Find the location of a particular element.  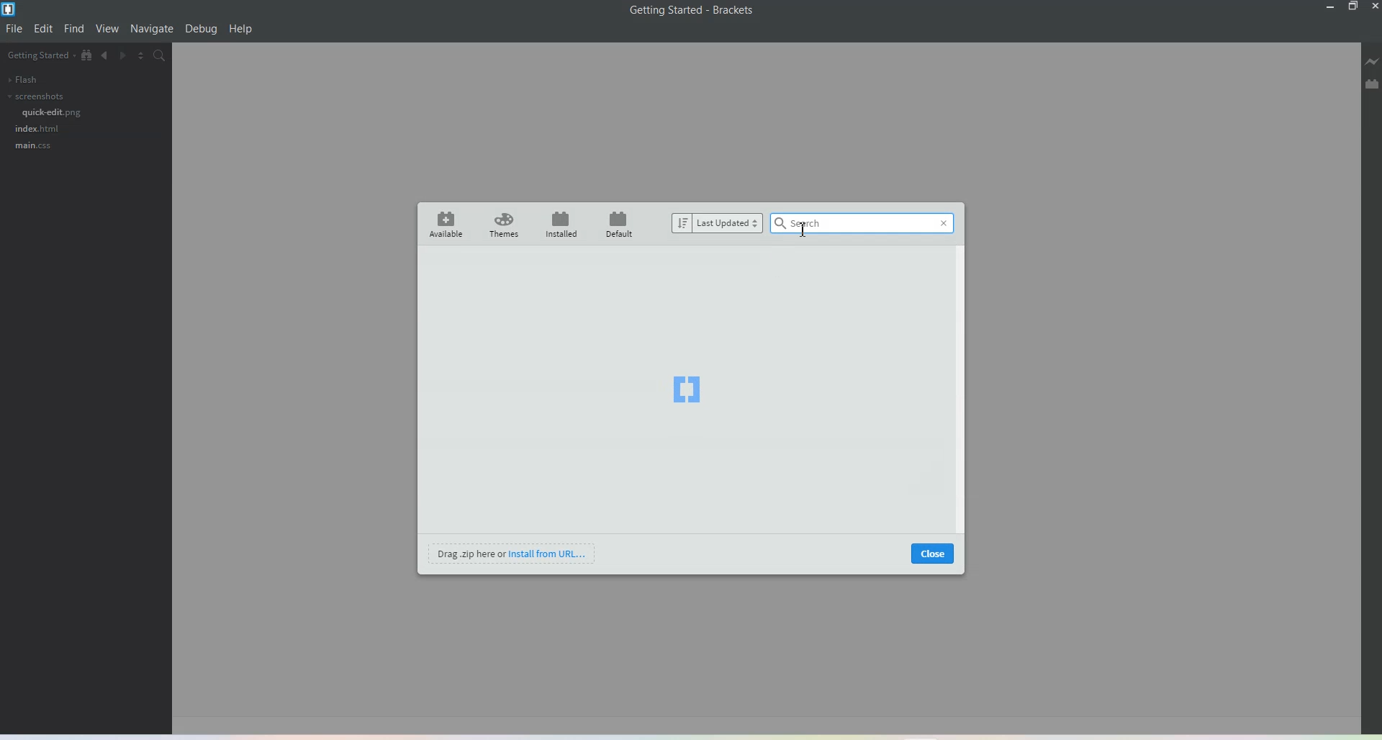

Sort Last Update is located at coordinates (718, 223).